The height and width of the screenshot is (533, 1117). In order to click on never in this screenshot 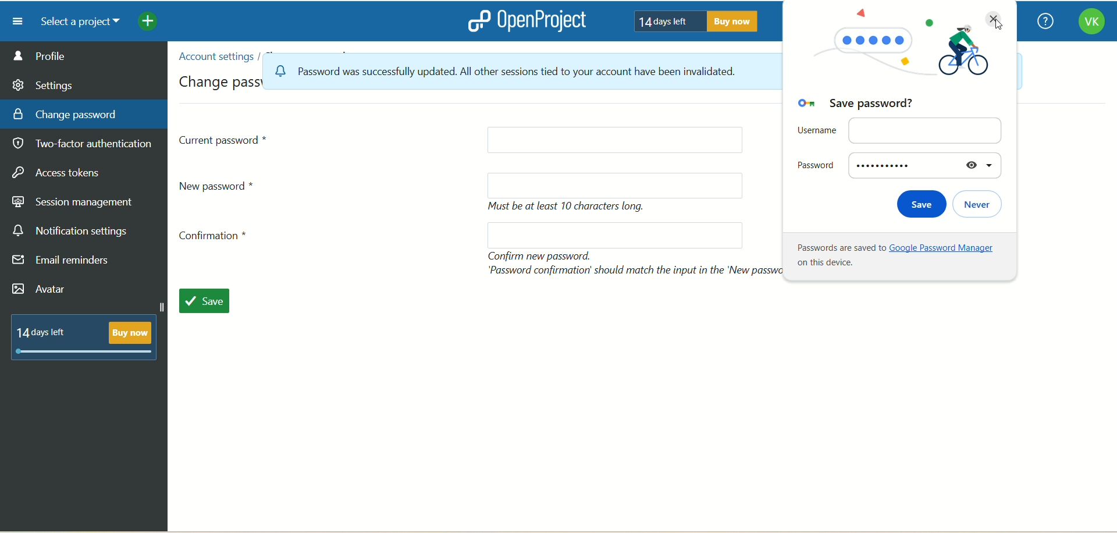, I will do `click(980, 205)`.